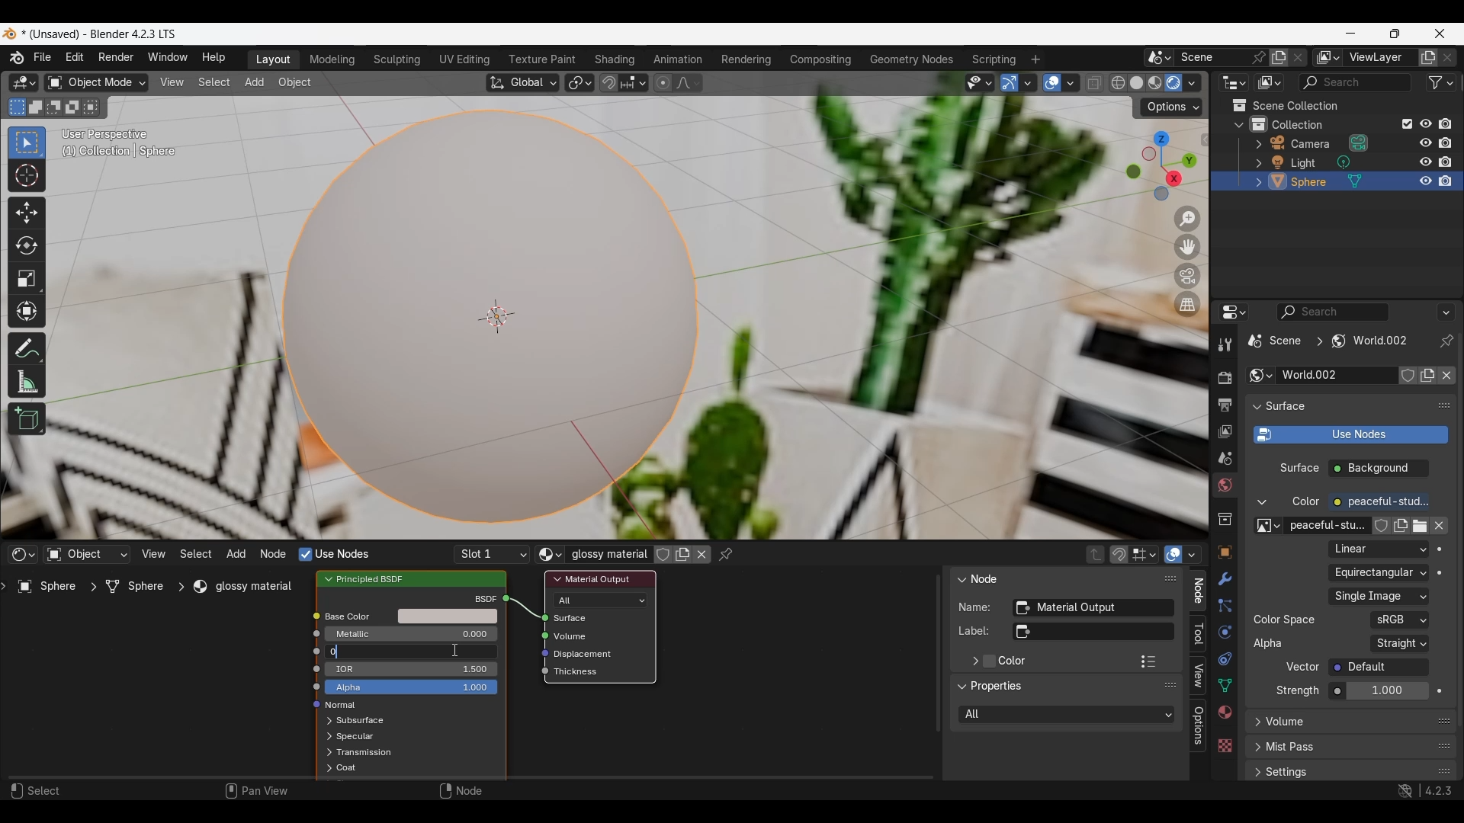 This screenshot has height=823, width=1464. What do you see at coordinates (1170, 685) in the screenshot?
I see `Float panel` at bounding box center [1170, 685].